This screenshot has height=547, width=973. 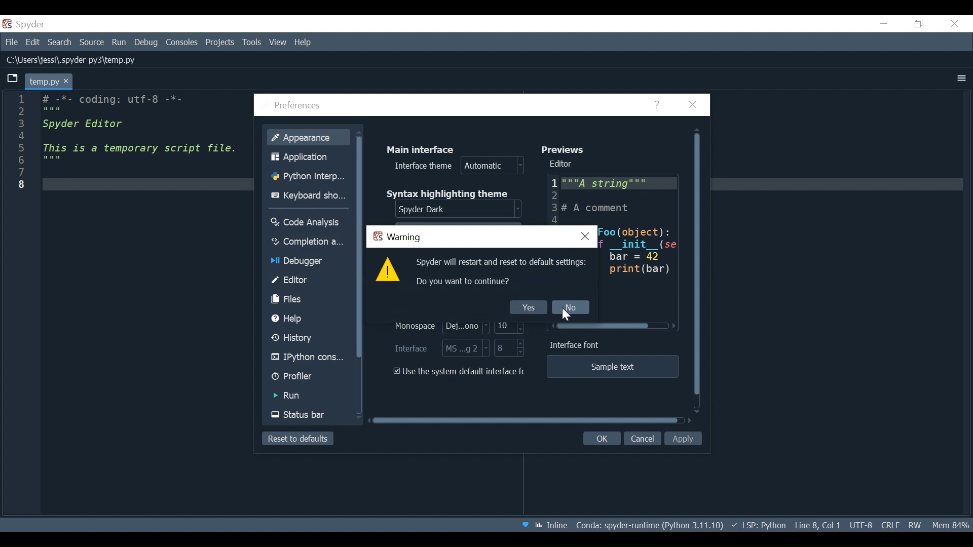 I want to click on Files, so click(x=309, y=299).